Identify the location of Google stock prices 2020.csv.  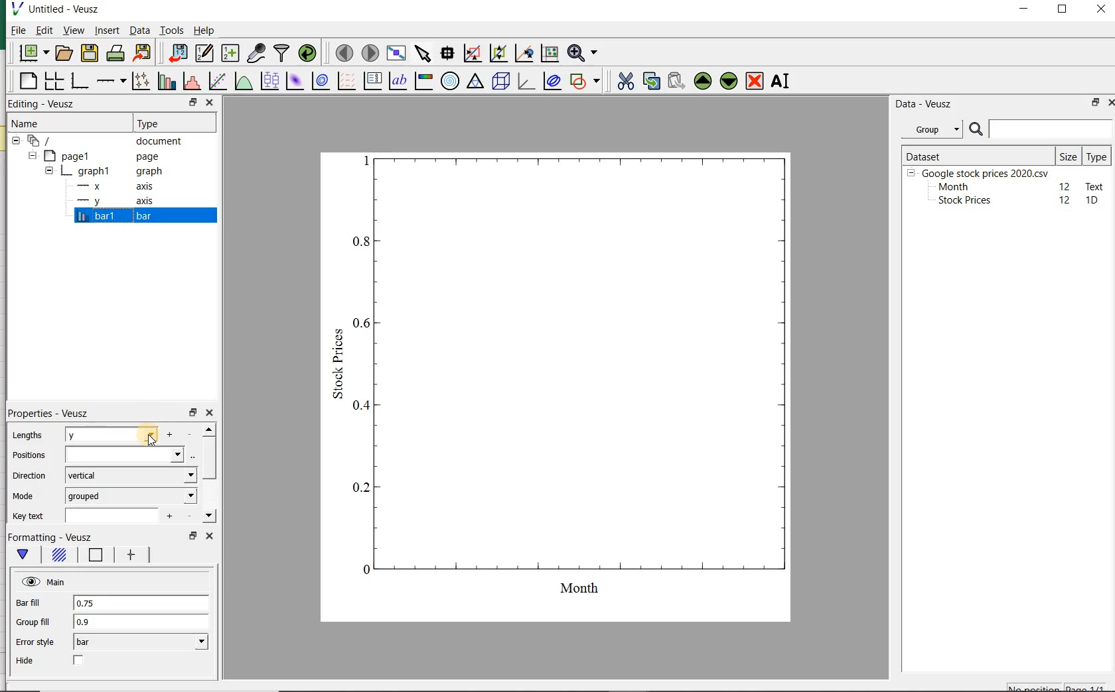
(980, 172).